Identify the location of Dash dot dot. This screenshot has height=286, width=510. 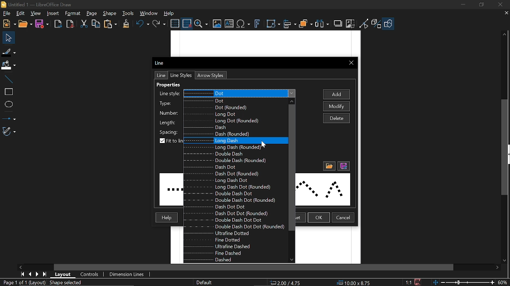
(231, 207).